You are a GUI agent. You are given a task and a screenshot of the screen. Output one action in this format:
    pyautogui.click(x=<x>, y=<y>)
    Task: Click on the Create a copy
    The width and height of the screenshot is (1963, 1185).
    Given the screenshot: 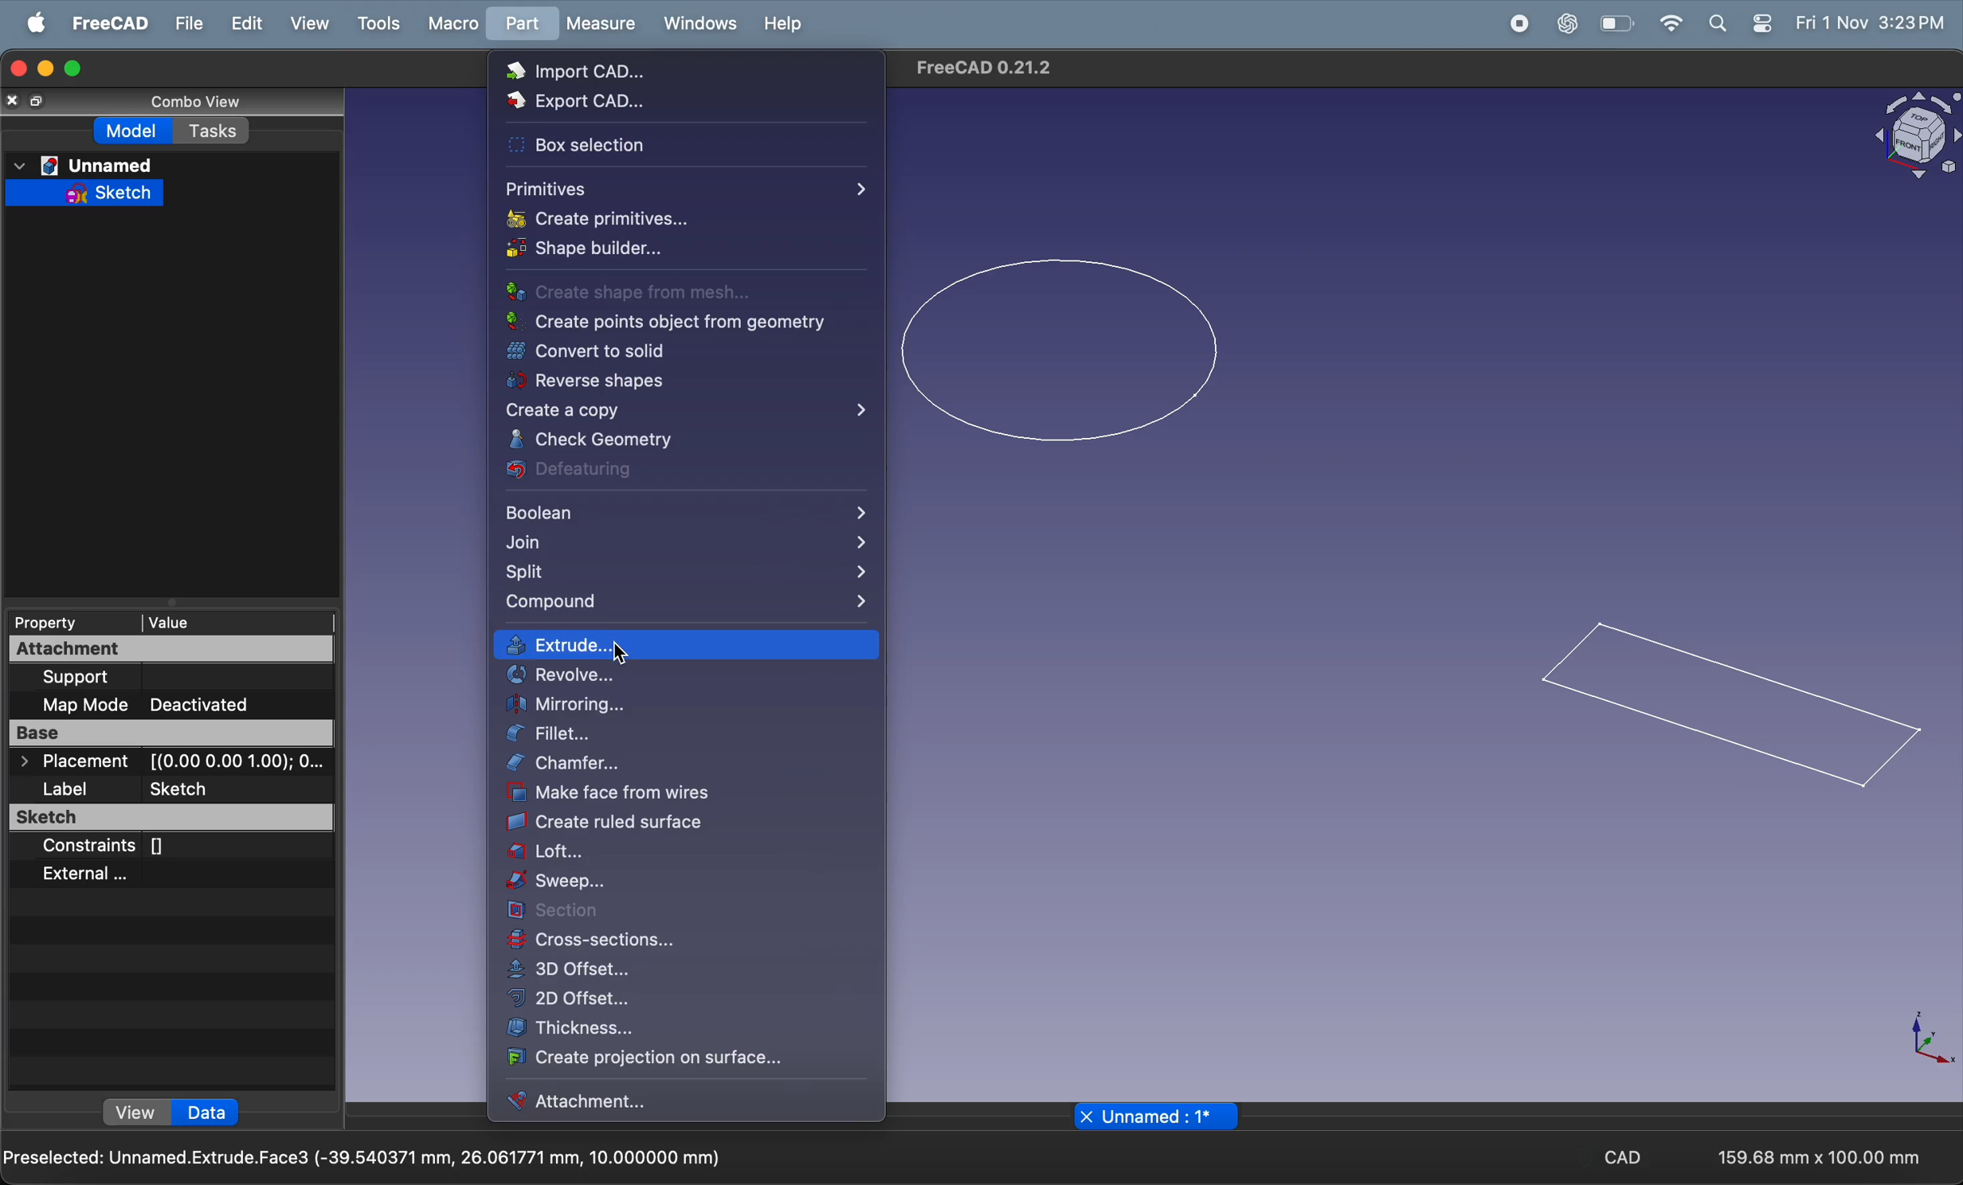 What is the action you would take?
    pyautogui.click(x=688, y=409)
    